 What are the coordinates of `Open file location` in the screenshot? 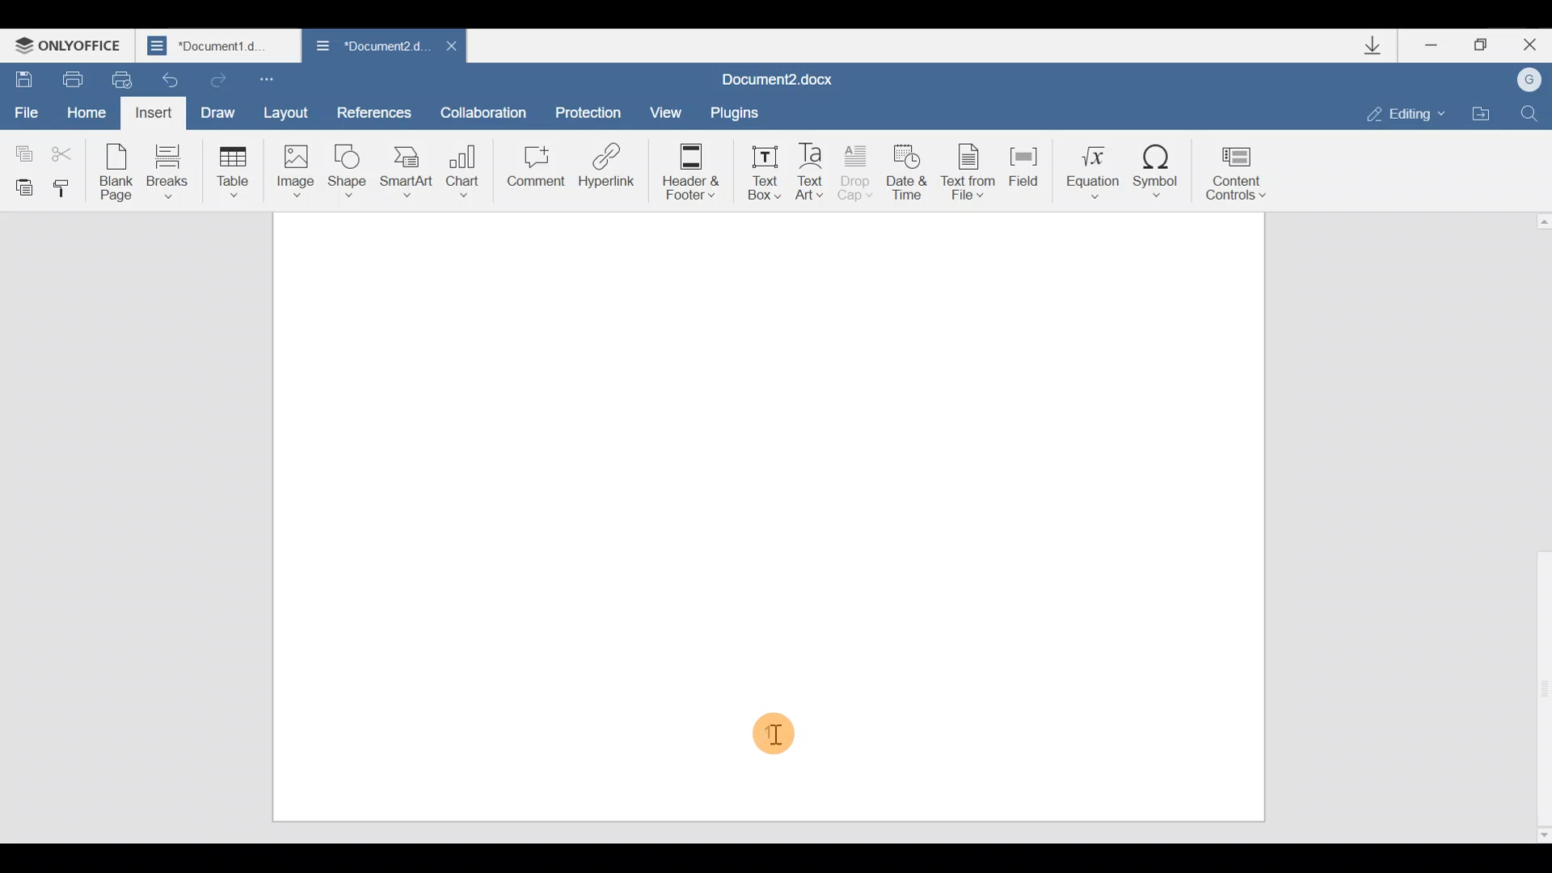 It's located at (1483, 112).